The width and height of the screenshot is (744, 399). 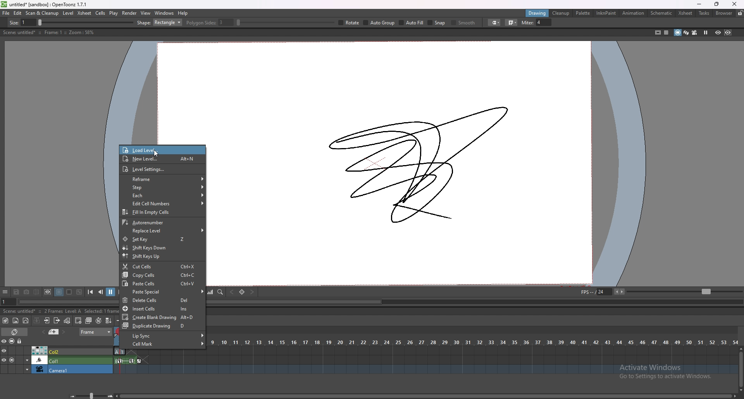 I want to click on autofill cells, so click(x=108, y=321).